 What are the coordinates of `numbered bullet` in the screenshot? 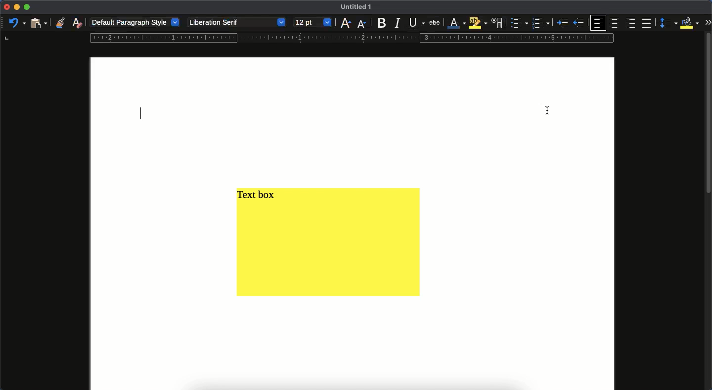 It's located at (539, 23).